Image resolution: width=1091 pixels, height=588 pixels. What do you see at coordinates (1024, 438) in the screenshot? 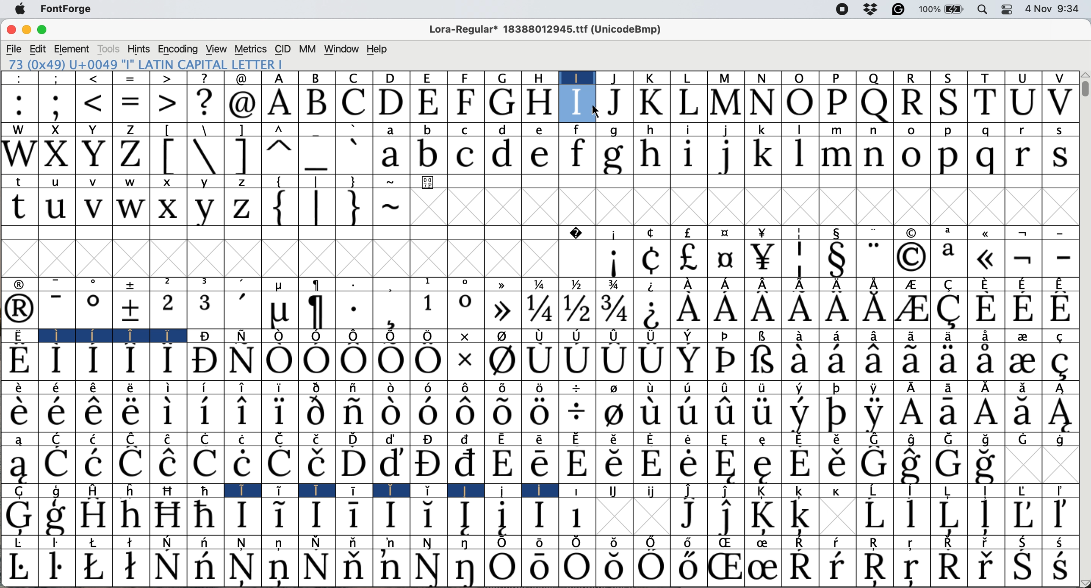
I see `` at bounding box center [1024, 438].